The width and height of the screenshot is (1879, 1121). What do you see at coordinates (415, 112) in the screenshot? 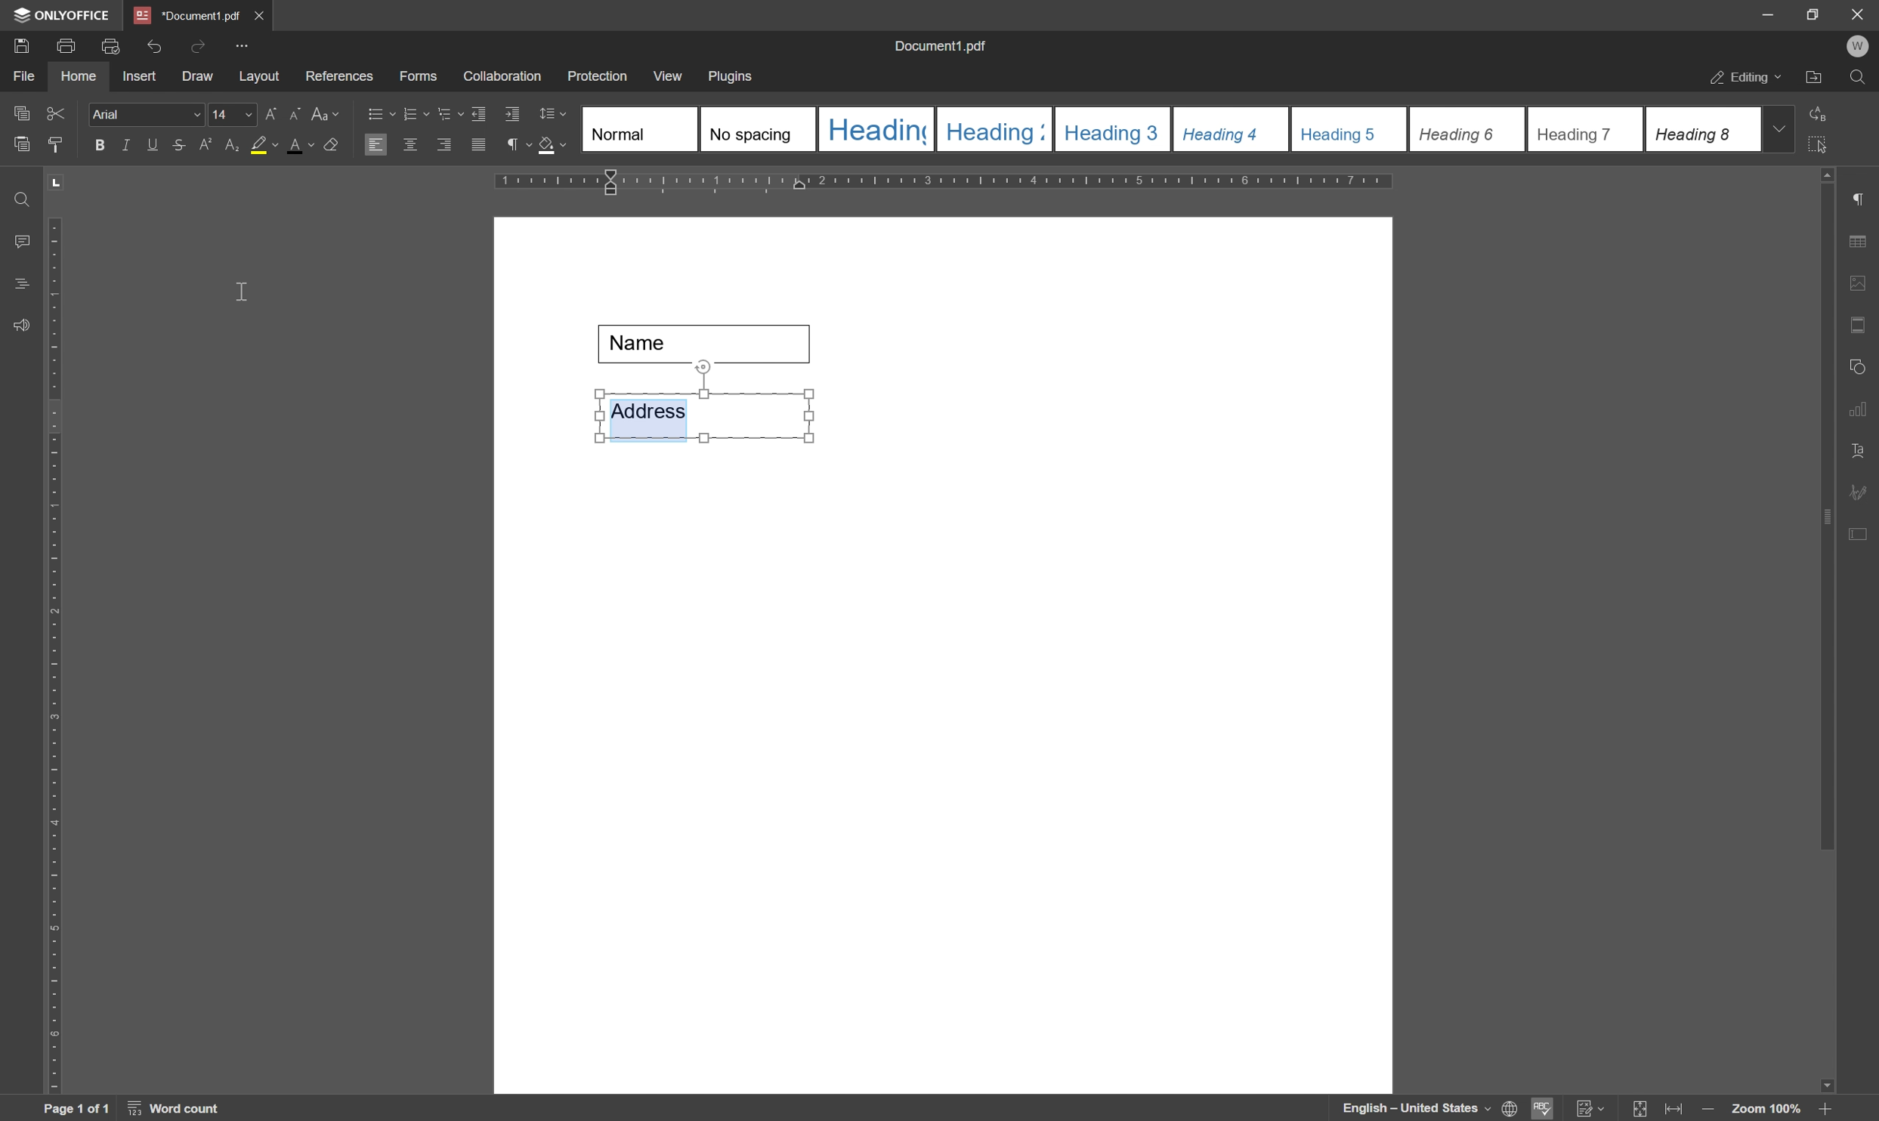
I see `numbering` at bounding box center [415, 112].